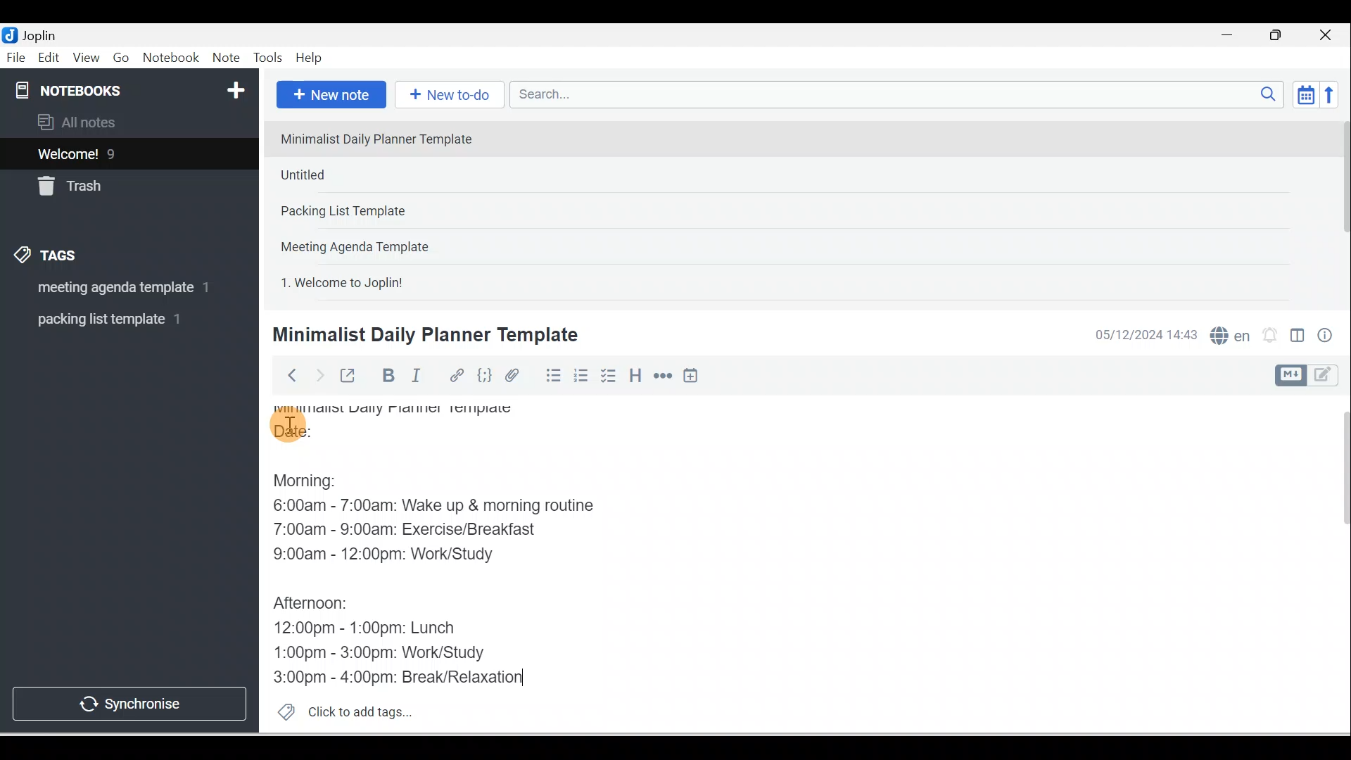 Image resolution: width=1351 pixels, height=760 pixels. I want to click on 12:00pm - 1:00pm: Lunch, so click(383, 626).